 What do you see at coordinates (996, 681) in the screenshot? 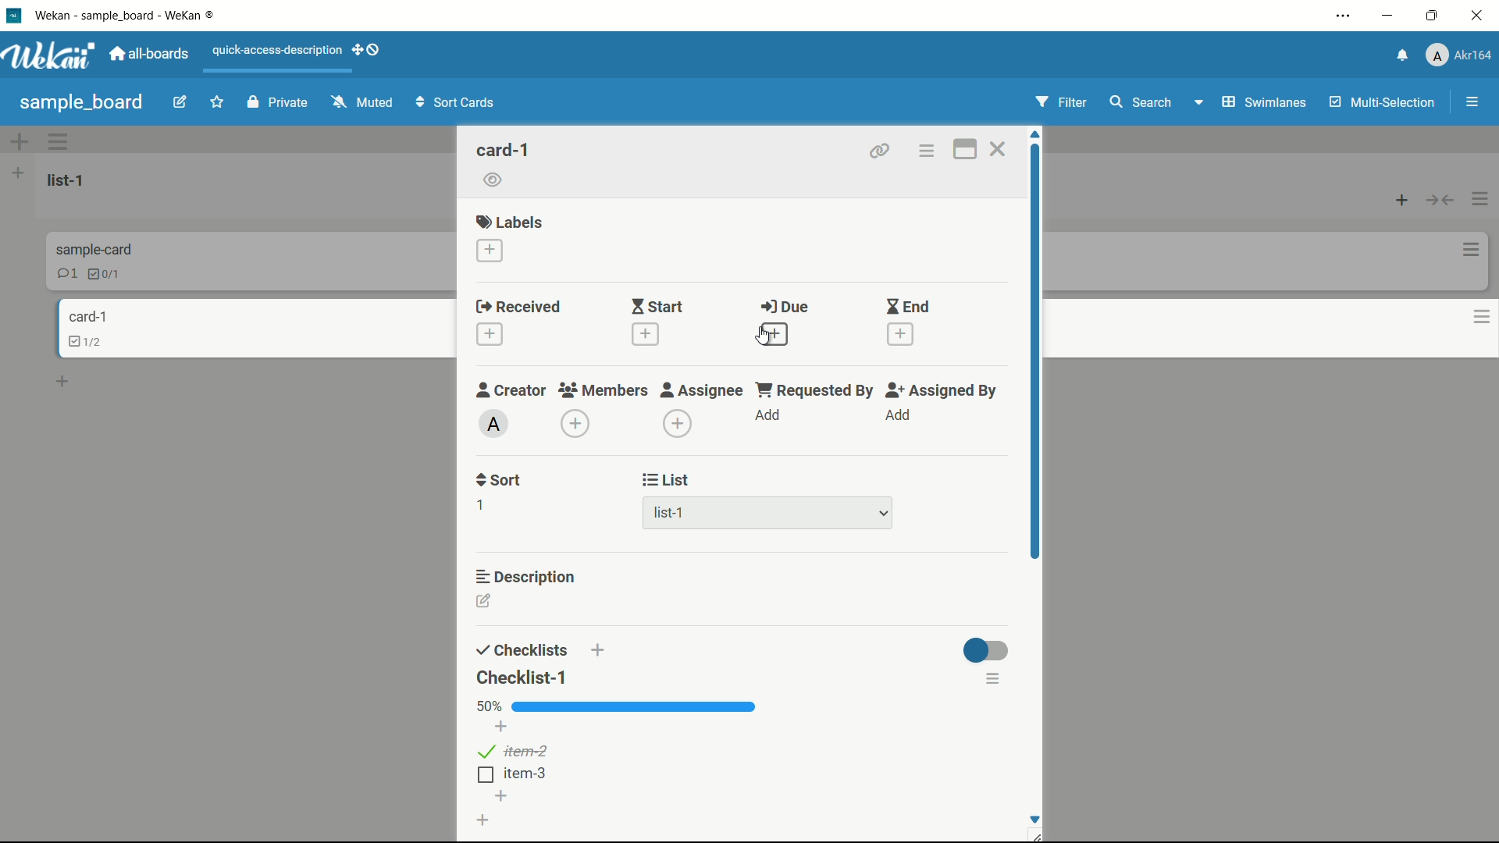
I see `checklist actions` at bounding box center [996, 681].